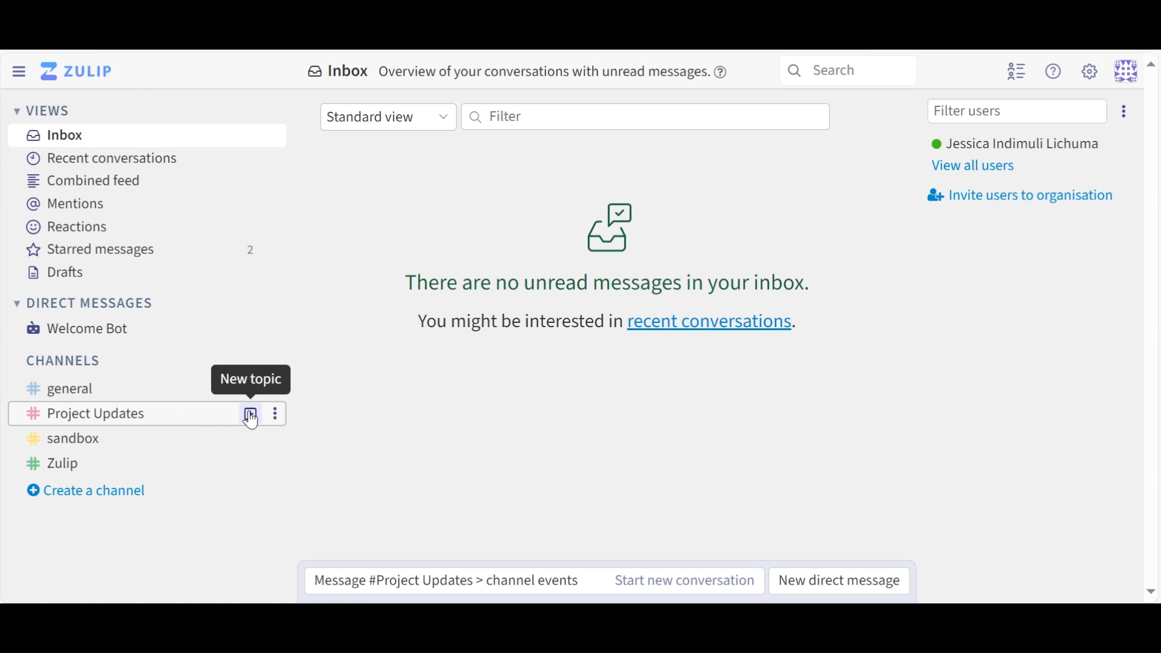 Image resolution: width=1161 pixels, height=653 pixels. What do you see at coordinates (93, 180) in the screenshot?
I see `Combined feed` at bounding box center [93, 180].